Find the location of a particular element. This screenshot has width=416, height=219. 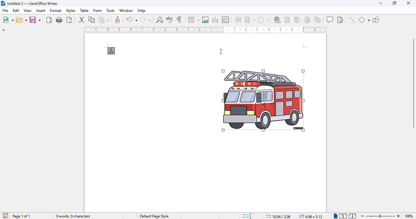

tools is located at coordinates (111, 11).